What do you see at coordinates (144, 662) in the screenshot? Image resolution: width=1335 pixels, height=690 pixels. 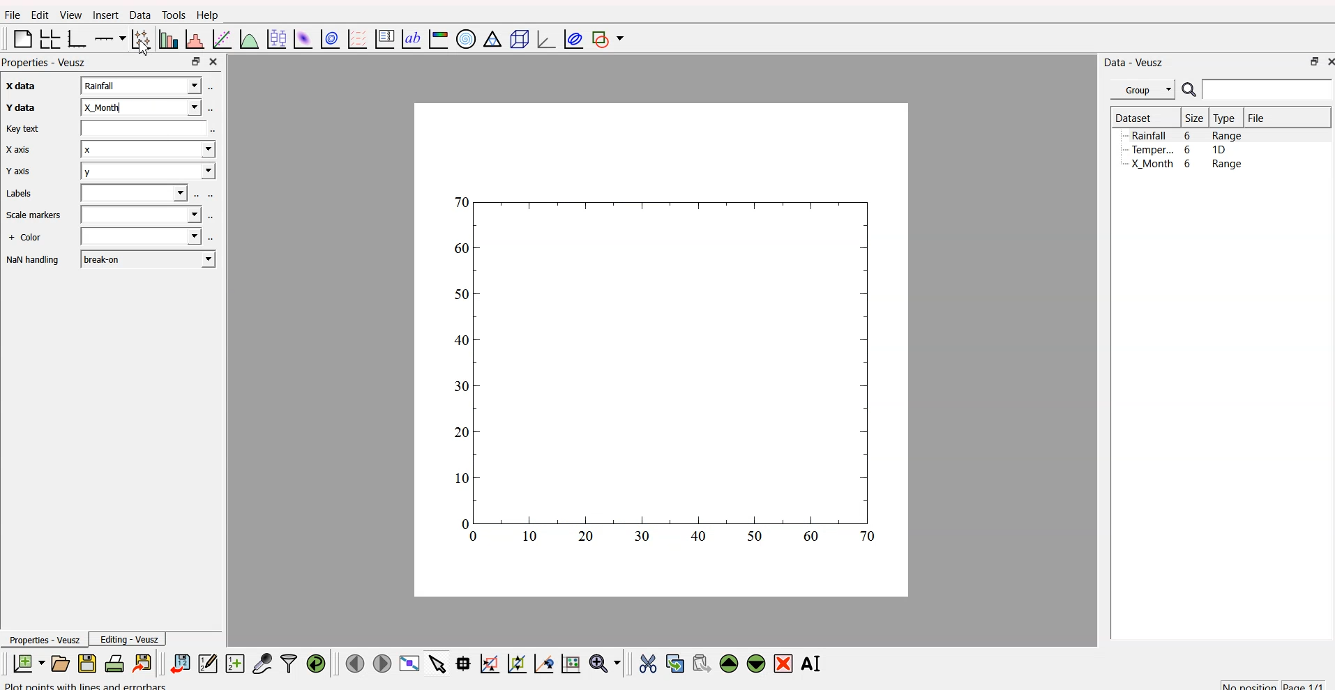 I see `export to graphics format` at bounding box center [144, 662].